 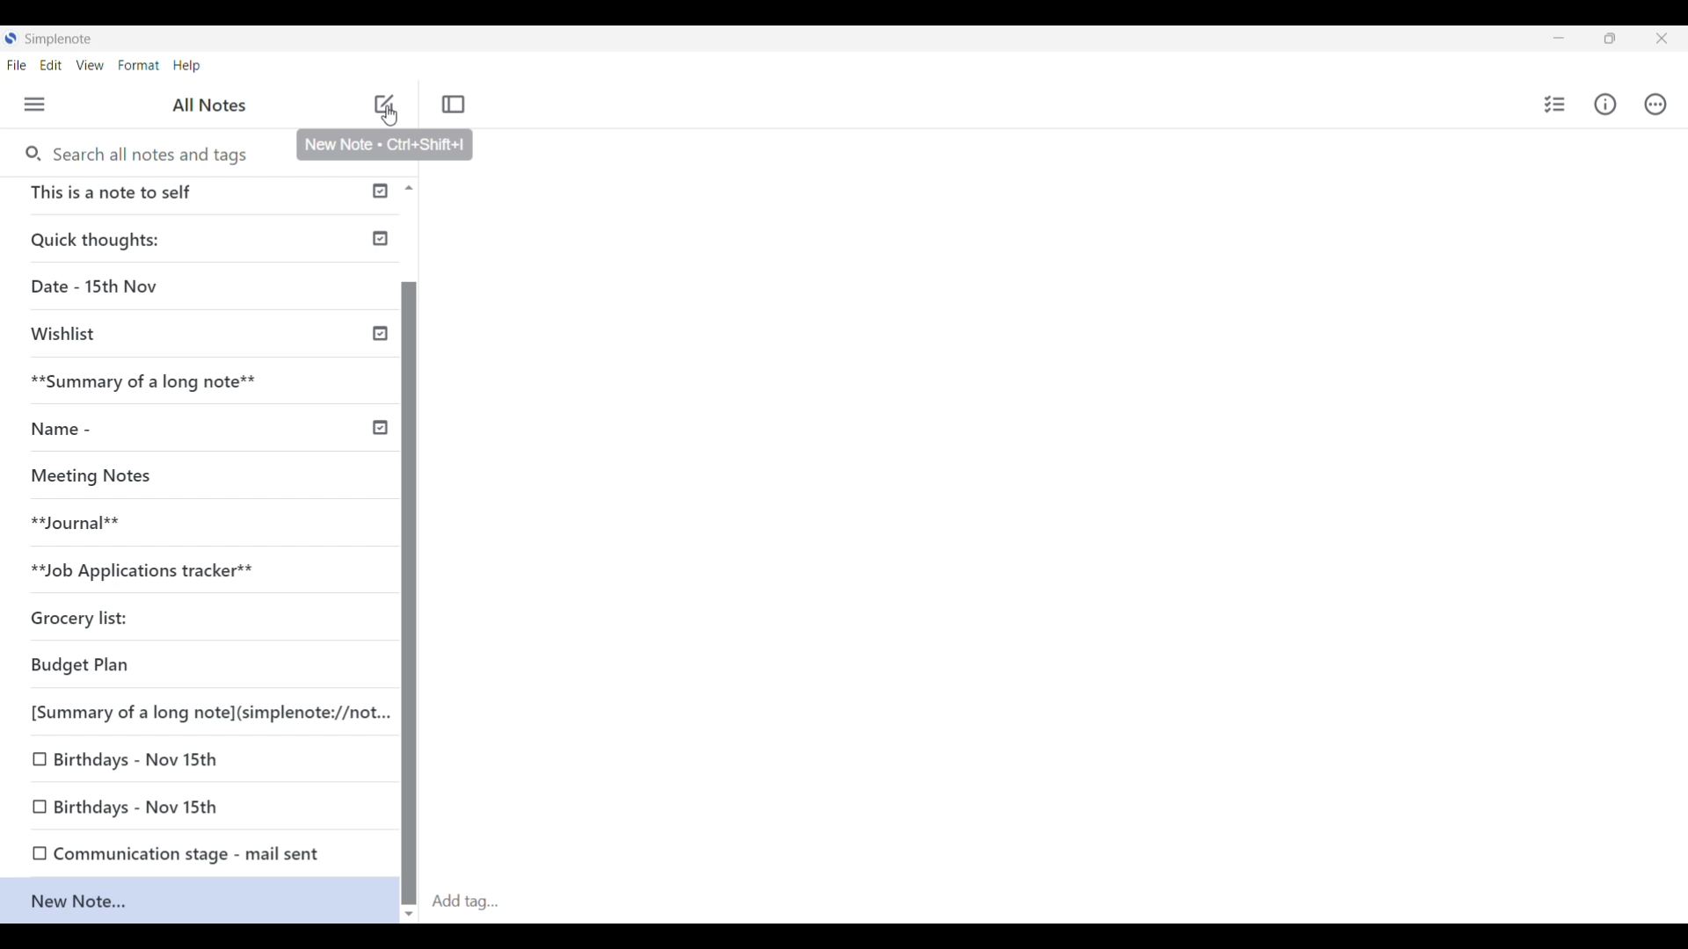 What do you see at coordinates (142, 384) in the screenshot?
I see `**Summary of a long note**` at bounding box center [142, 384].